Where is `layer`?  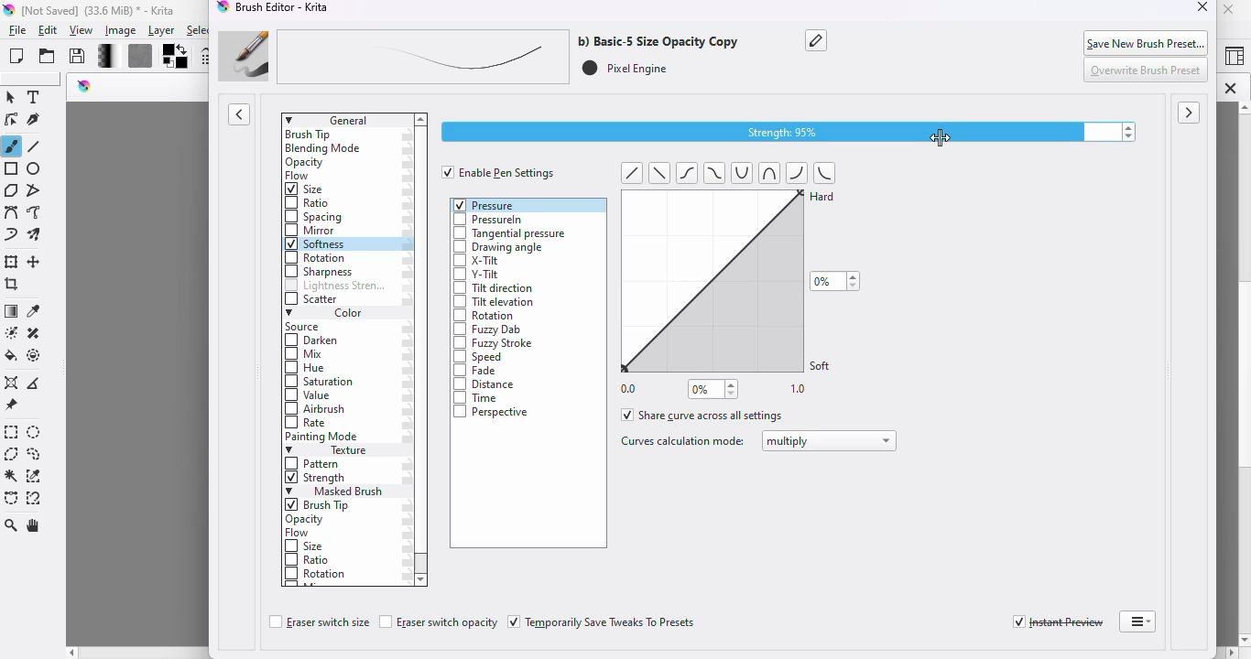 layer is located at coordinates (161, 31).